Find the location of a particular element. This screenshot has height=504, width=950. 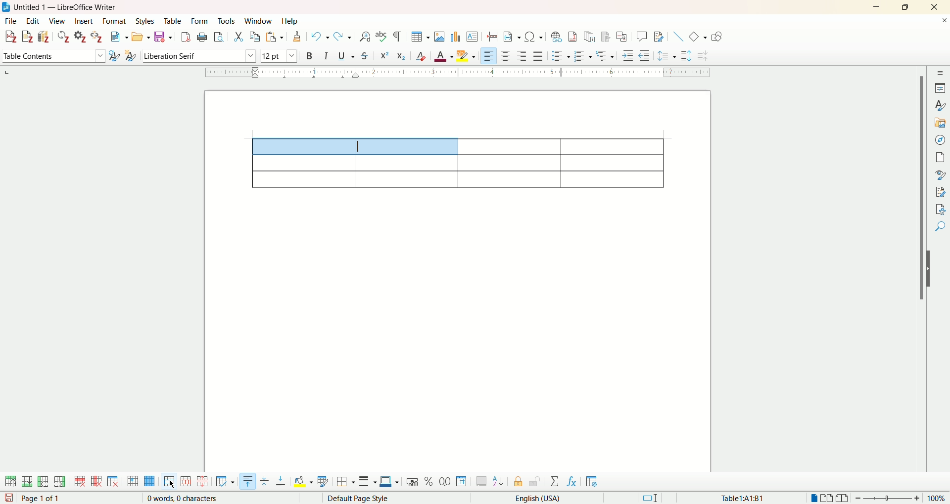

highlighting color is located at coordinates (467, 55).